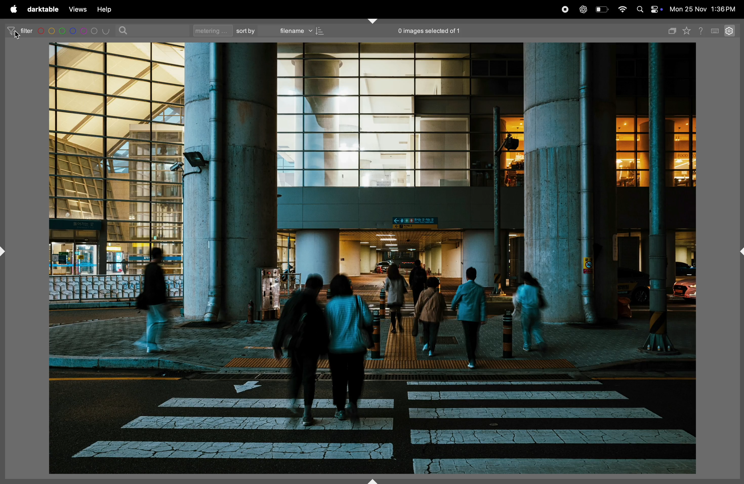 The width and height of the screenshot is (744, 484). Describe the element at coordinates (640, 9) in the screenshot. I see `spotlight search` at that location.